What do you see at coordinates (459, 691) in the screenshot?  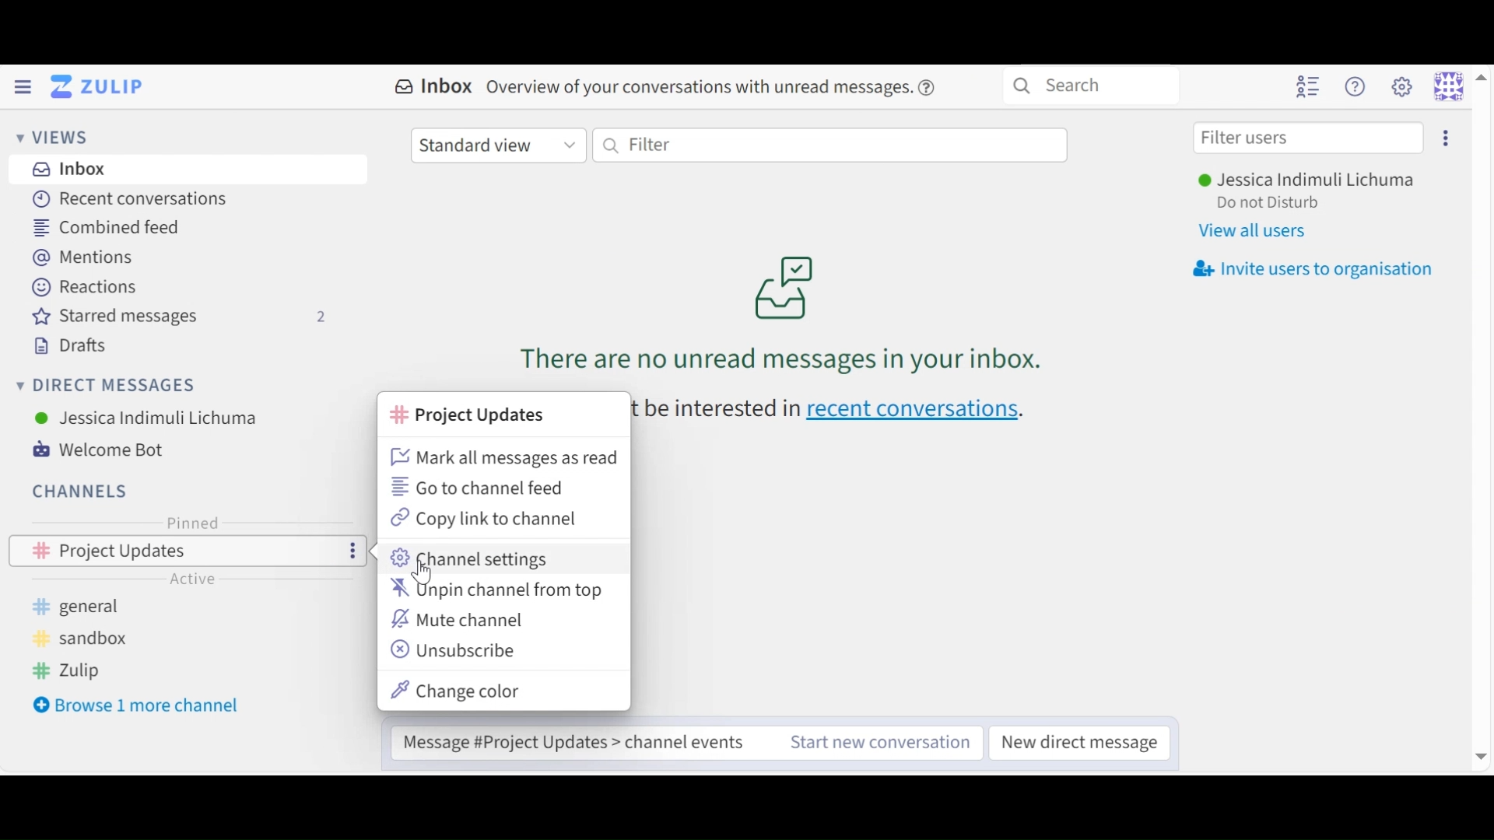 I see `Change color` at bounding box center [459, 691].